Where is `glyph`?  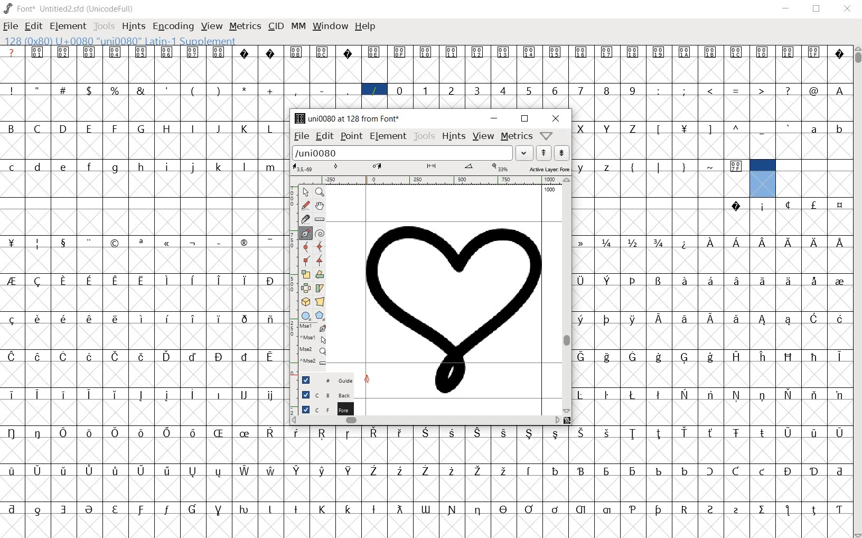 glyph is located at coordinates (685, 432).